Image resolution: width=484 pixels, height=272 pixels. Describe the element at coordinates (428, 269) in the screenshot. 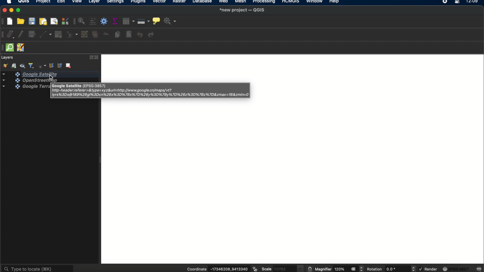

I see `render` at that location.